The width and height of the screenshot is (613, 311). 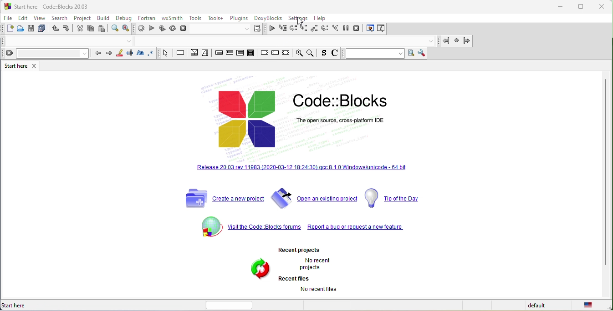 I want to click on exit, so click(x=230, y=53).